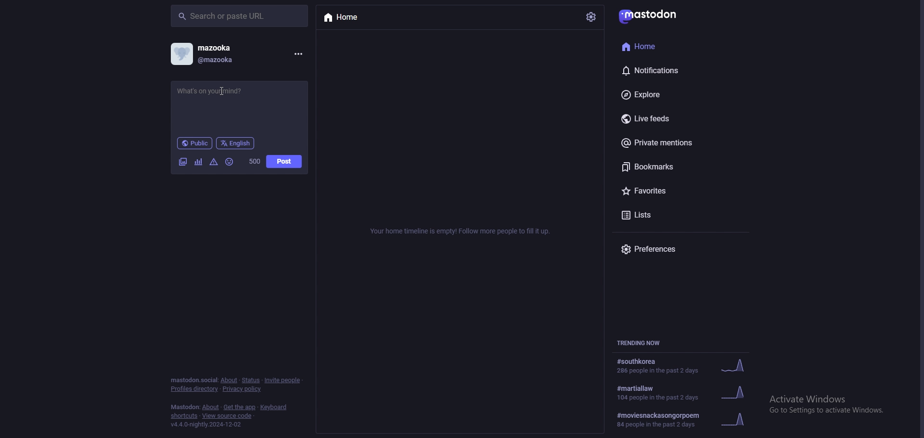  Describe the element at coordinates (223, 92) in the screenshot. I see `Ibeam cursor` at that location.